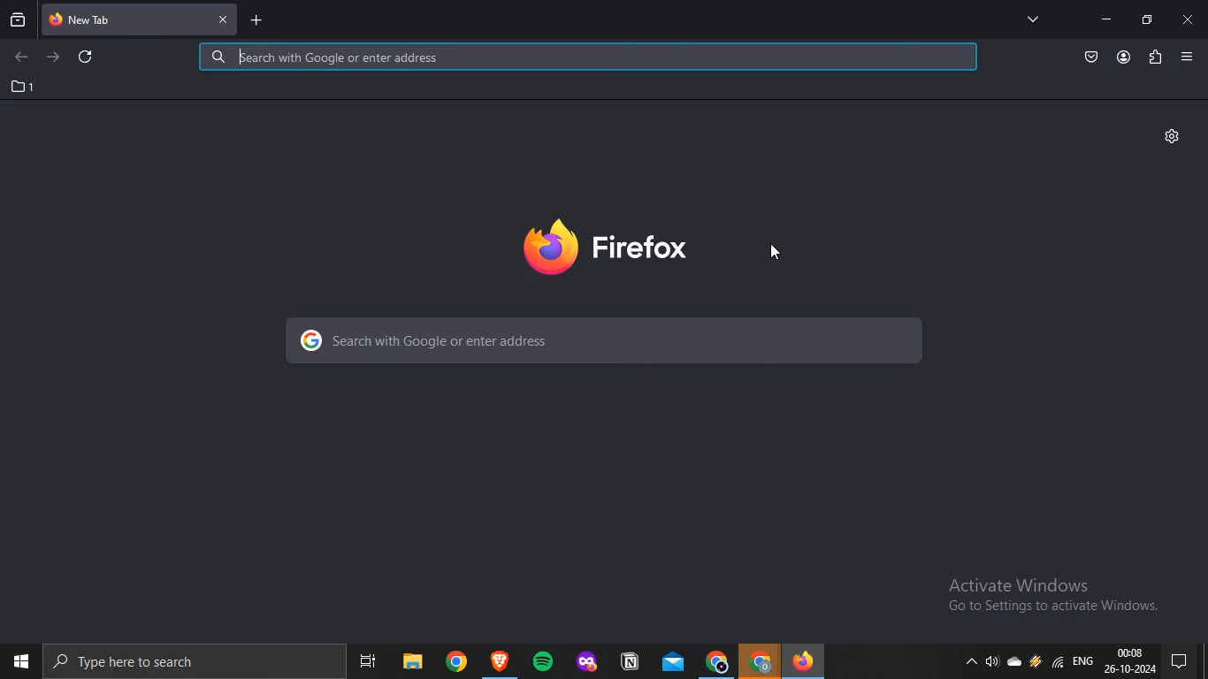  Describe the element at coordinates (1187, 660) in the screenshot. I see `pc settings menu` at that location.